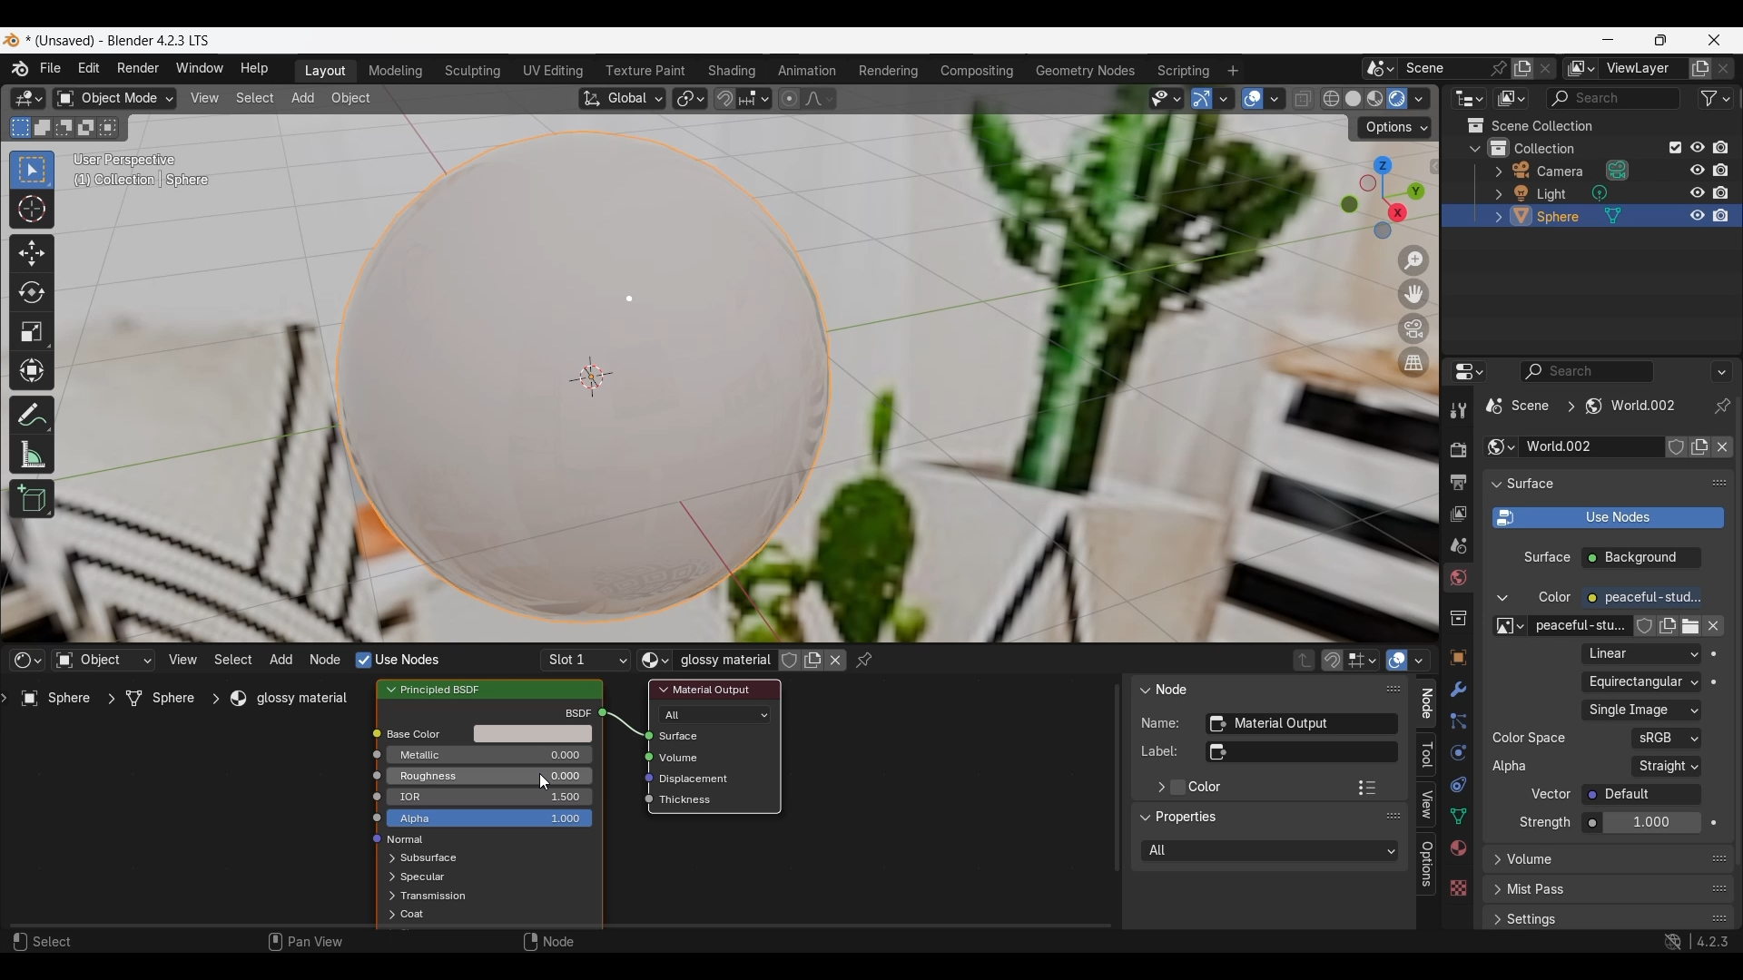 This screenshot has width=1743, height=980. What do you see at coordinates (1599, 192) in the screenshot?
I see `Browse light data` at bounding box center [1599, 192].